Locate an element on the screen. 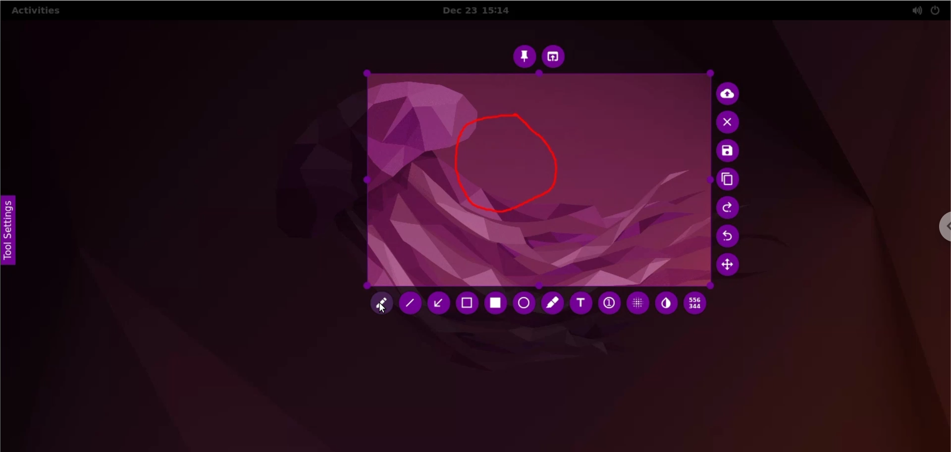 The height and width of the screenshot is (452, 951). tool settings is located at coordinates (9, 232).